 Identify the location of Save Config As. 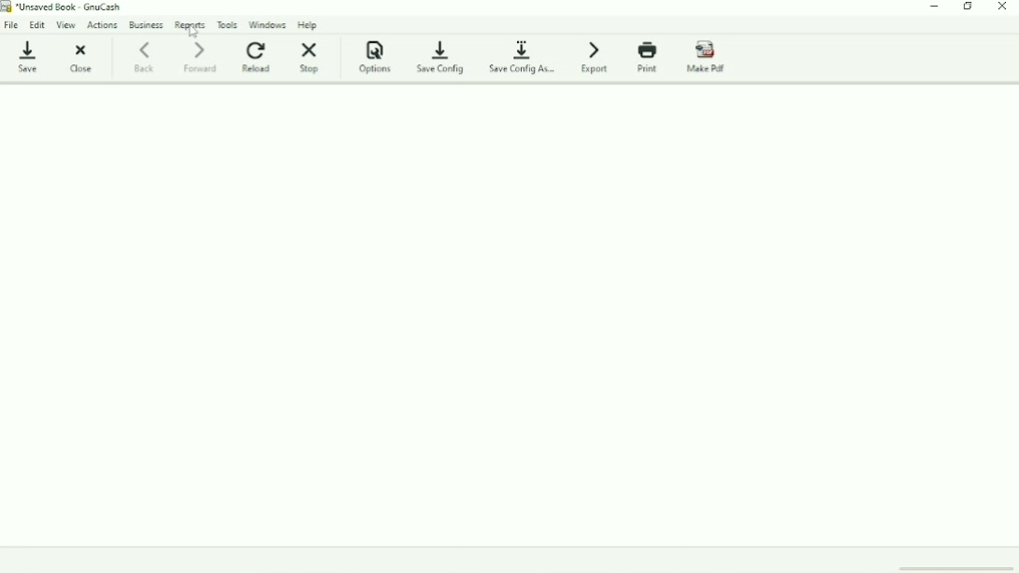
(524, 56).